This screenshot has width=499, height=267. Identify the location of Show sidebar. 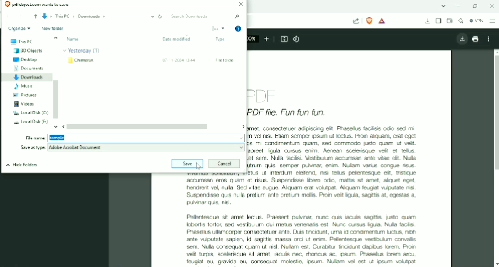
(439, 21).